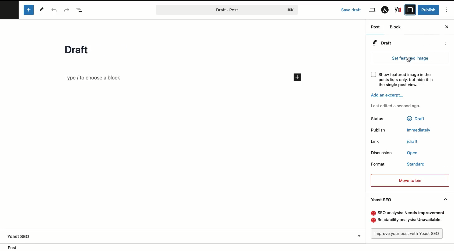 The height and width of the screenshot is (251, 454). I want to click on Featured image, so click(410, 58).